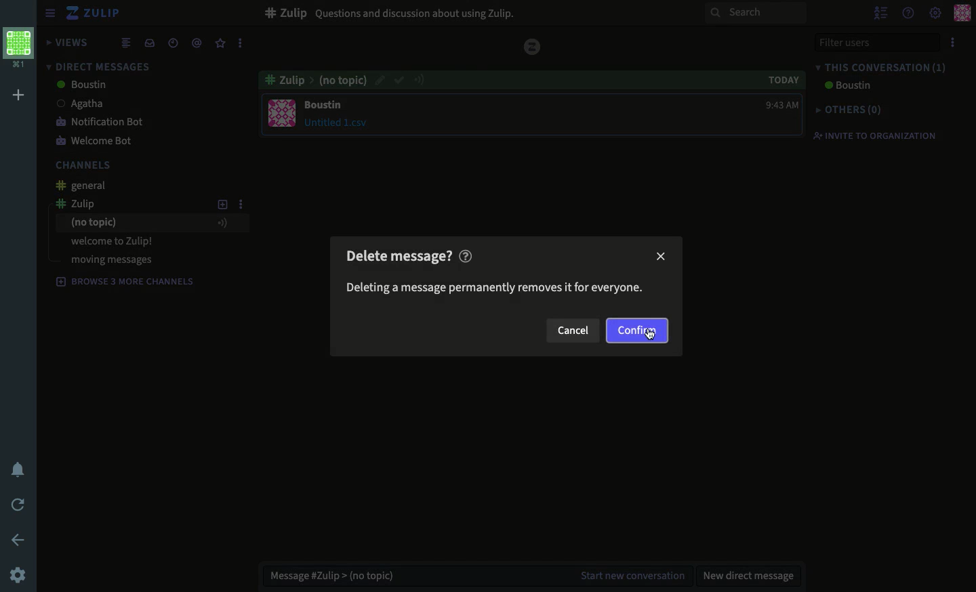  I want to click on zulip, so click(533, 45).